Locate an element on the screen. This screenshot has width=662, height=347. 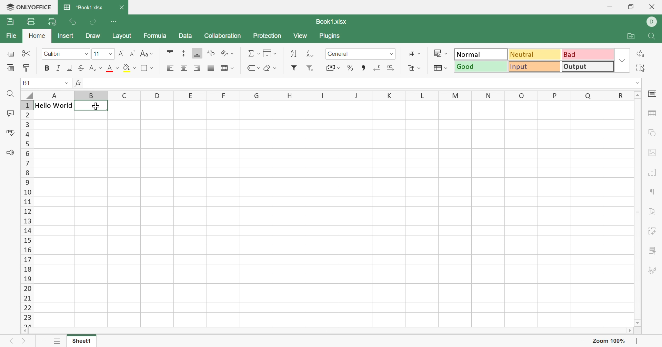
Previous is located at coordinates (12, 341).